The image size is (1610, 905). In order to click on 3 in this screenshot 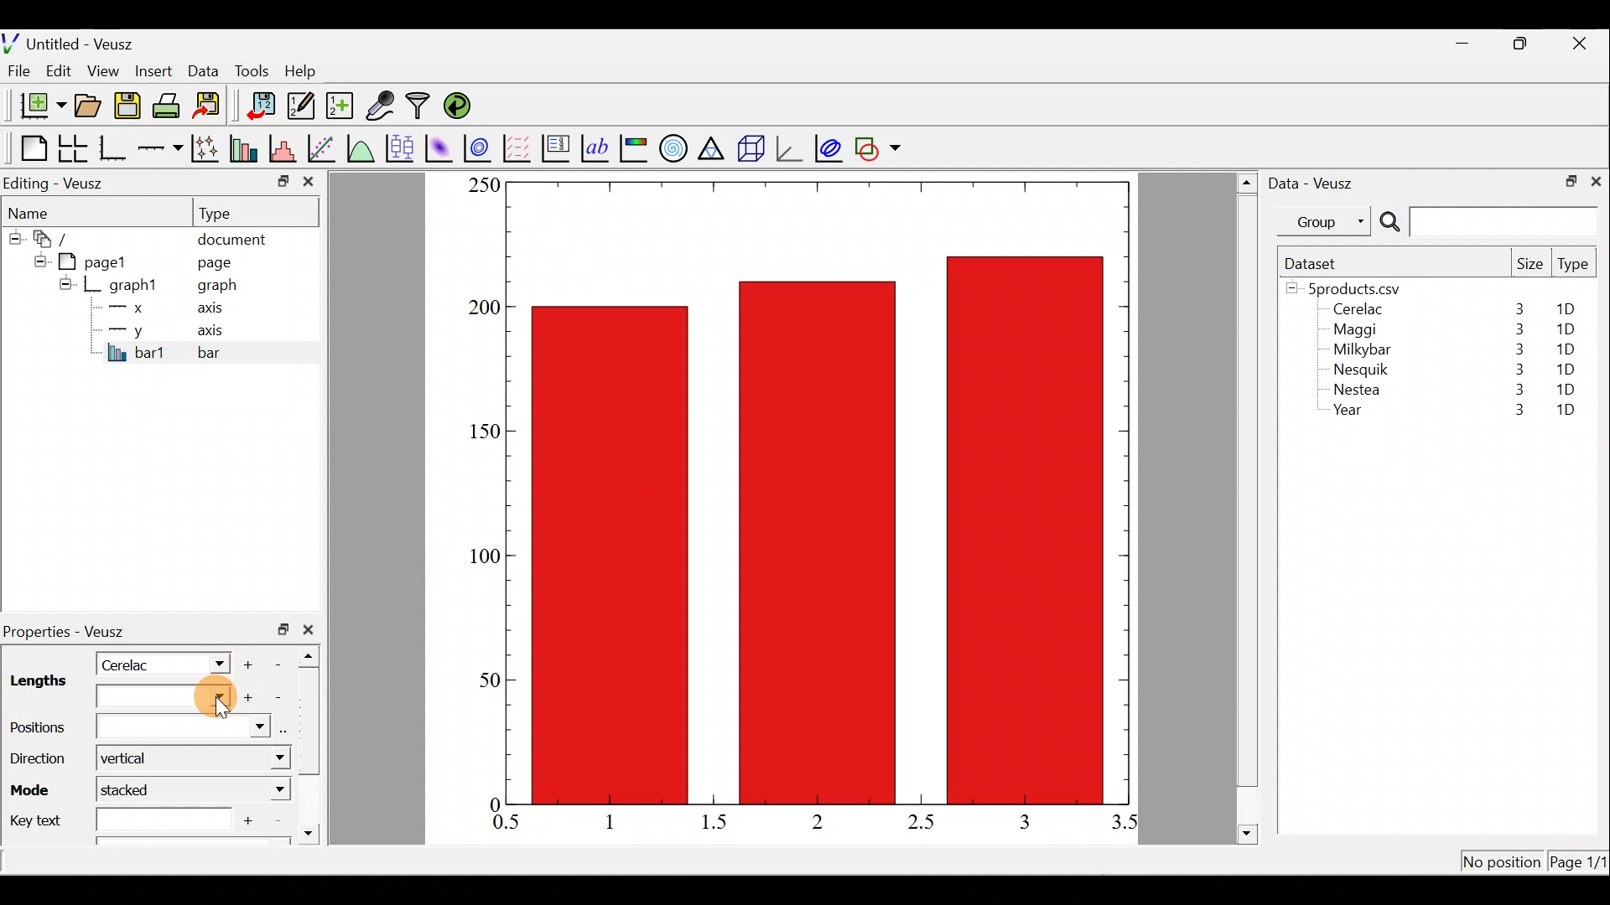, I will do `click(1516, 349)`.